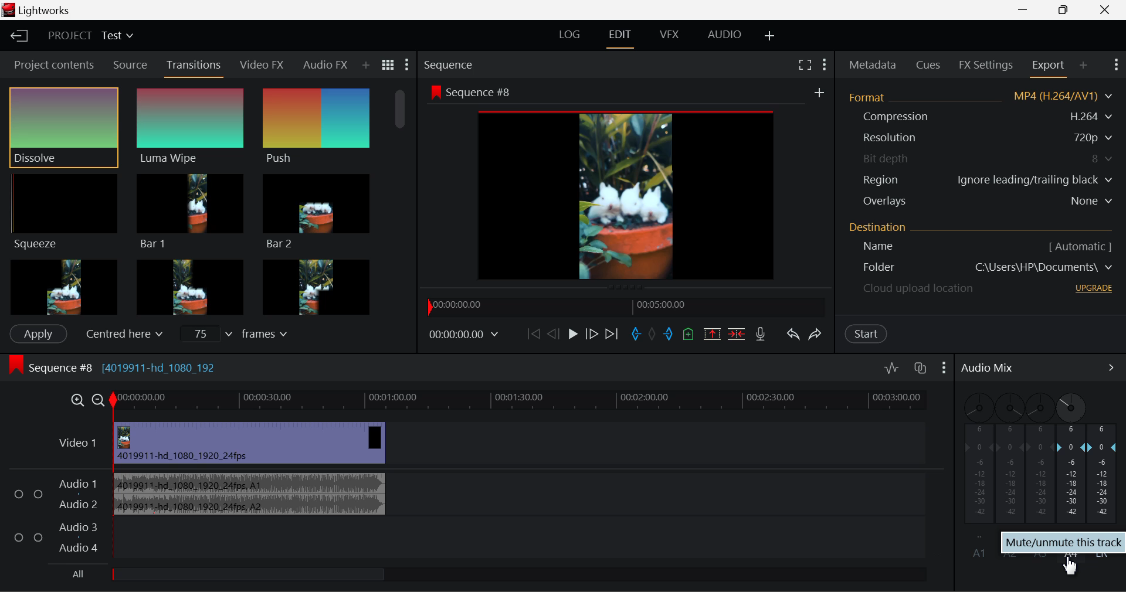  Describe the element at coordinates (770, 34) in the screenshot. I see `Add Layout` at that location.